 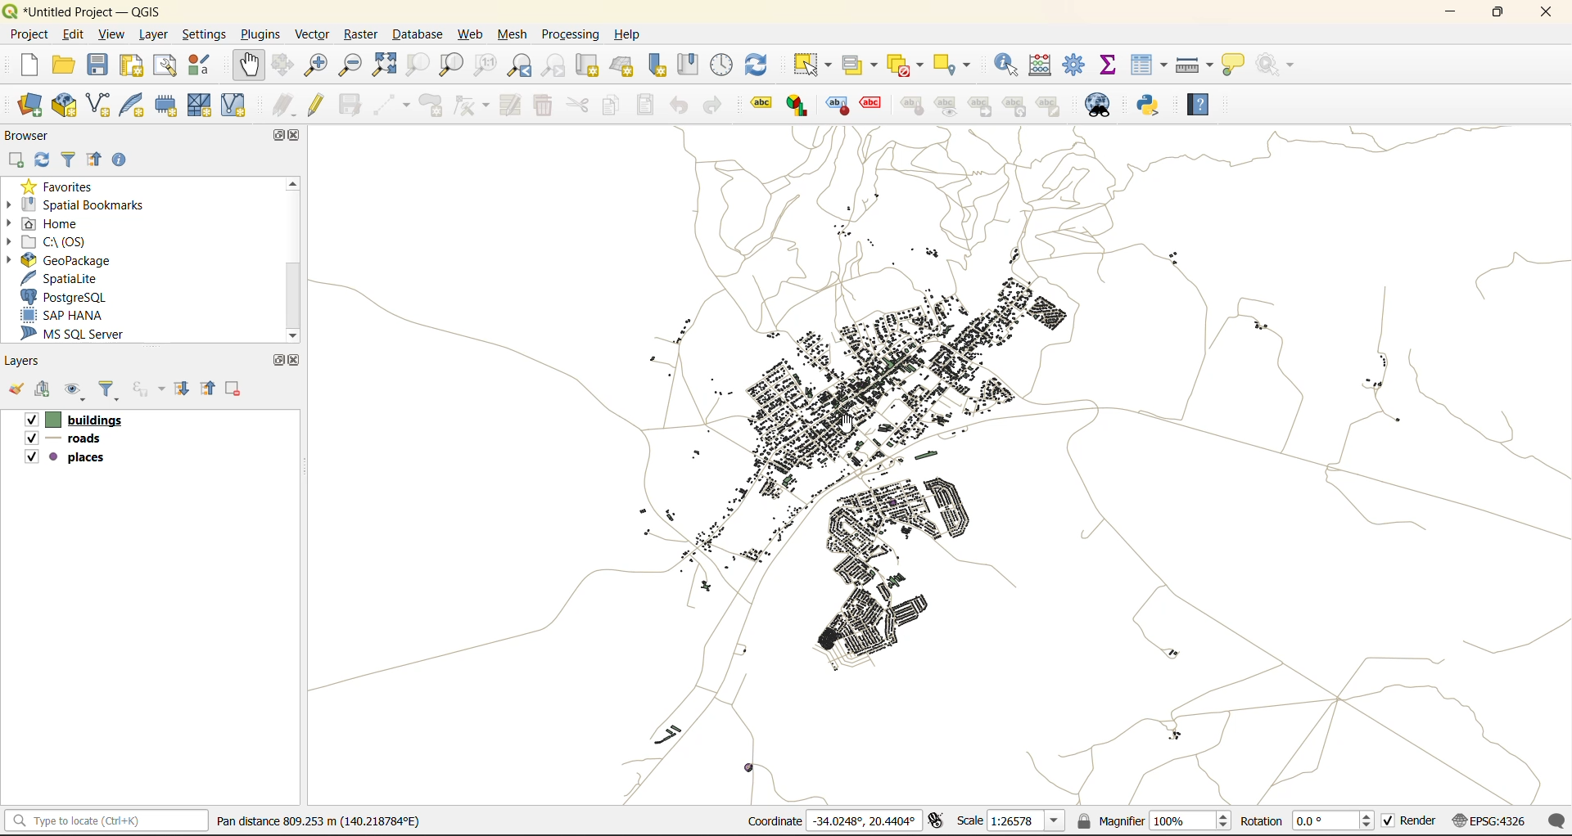 I want to click on Style, so click(x=837, y=105).